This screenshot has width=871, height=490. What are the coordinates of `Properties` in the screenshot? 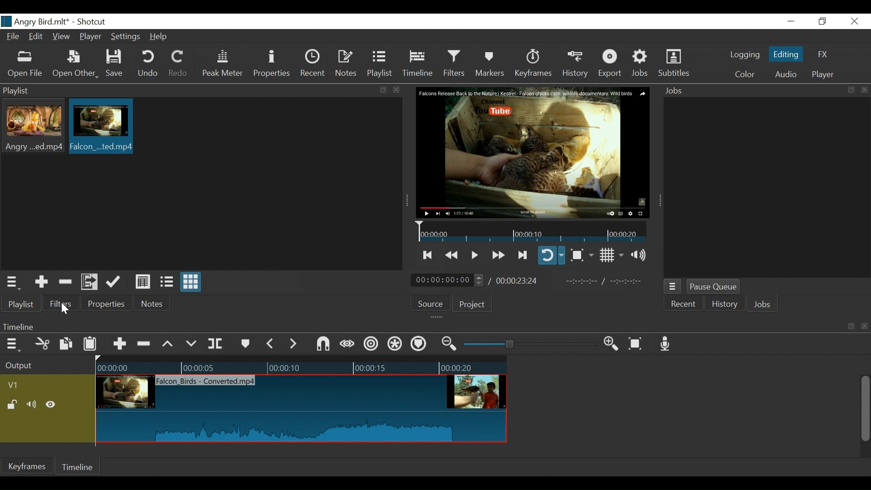 It's located at (105, 303).